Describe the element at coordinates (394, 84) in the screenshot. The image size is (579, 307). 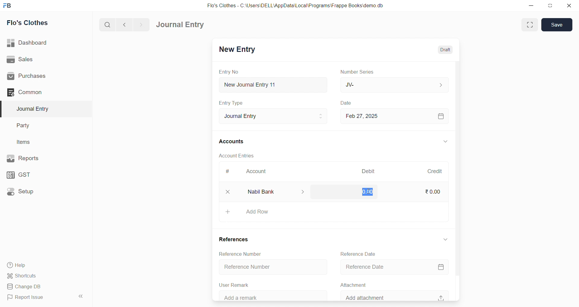
I see `JV-` at that location.